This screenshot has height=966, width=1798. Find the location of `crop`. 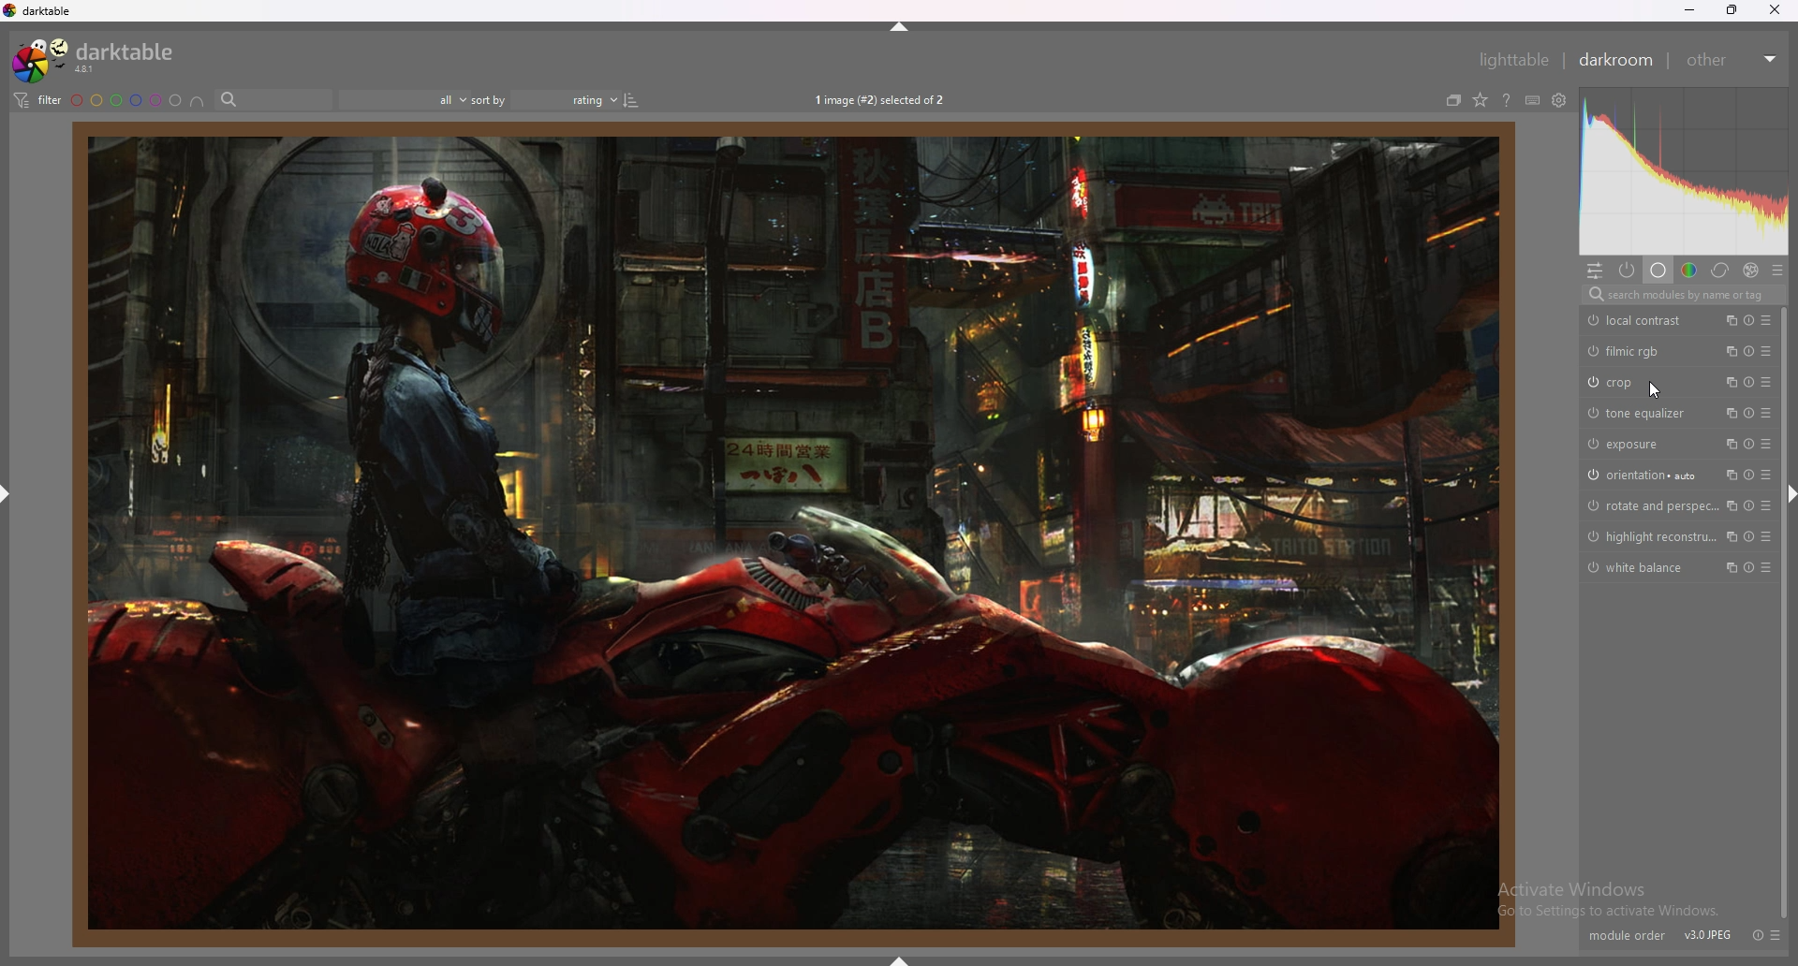

crop is located at coordinates (1641, 383).